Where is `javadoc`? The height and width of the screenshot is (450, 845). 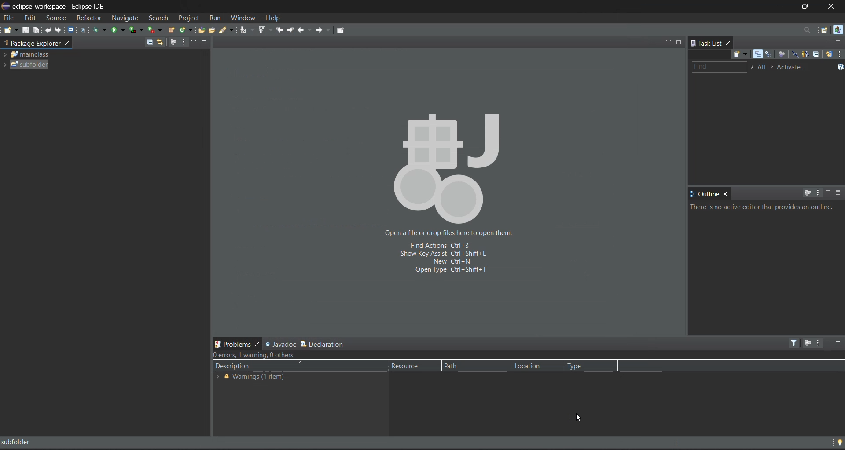 javadoc is located at coordinates (282, 344).